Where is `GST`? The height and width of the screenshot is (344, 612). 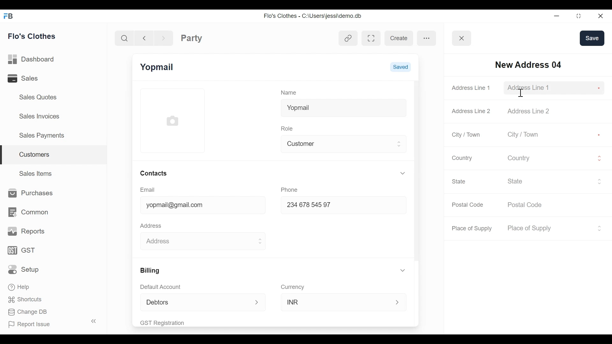 GST is located at coordinates (22, 251).